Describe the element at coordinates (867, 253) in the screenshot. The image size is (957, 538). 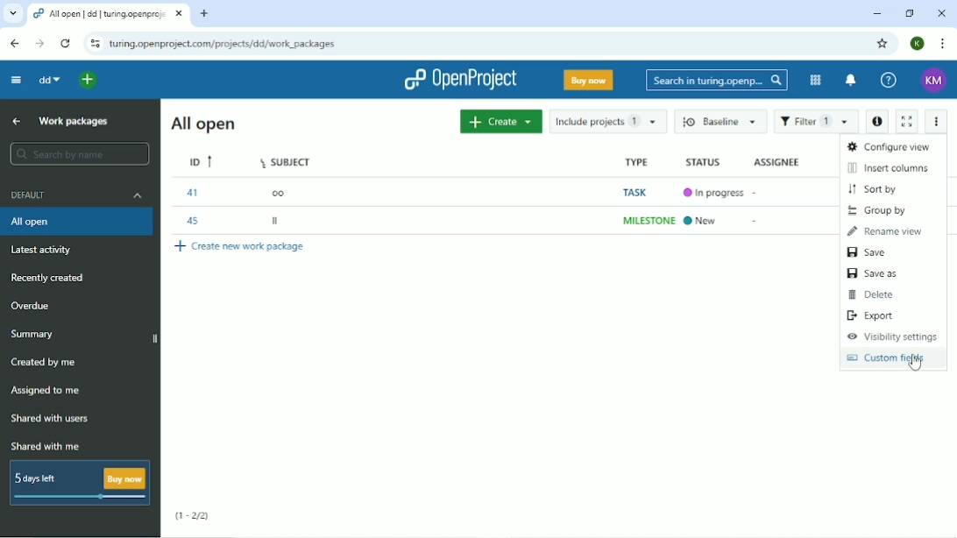
I see `Save` at that location.